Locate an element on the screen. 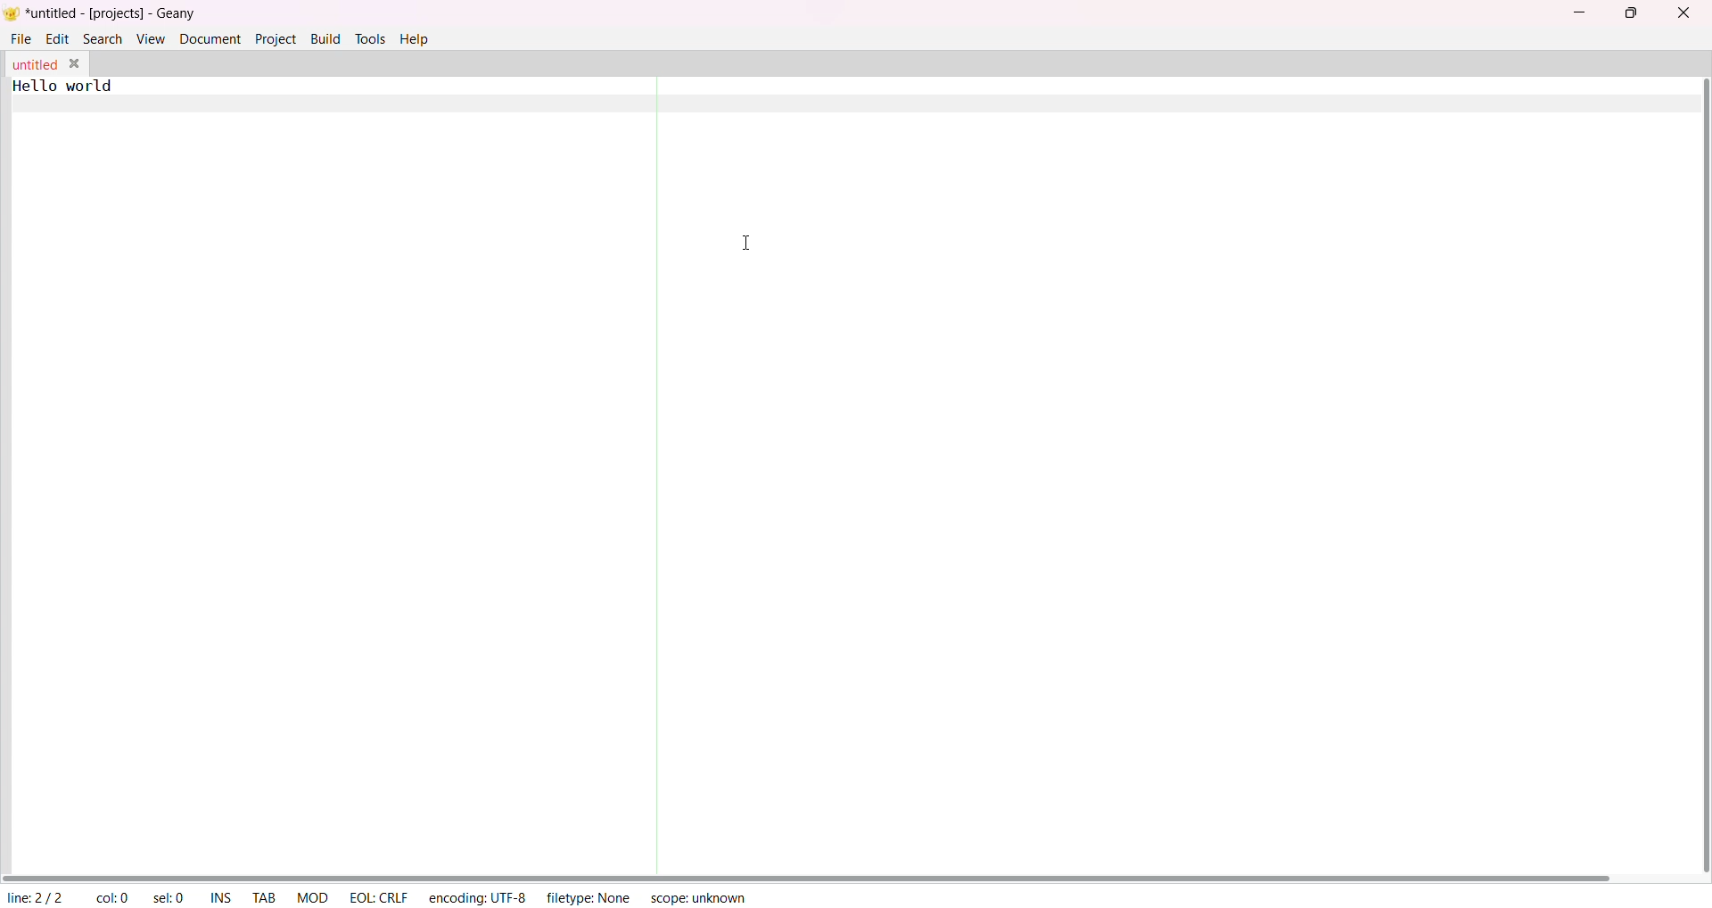  filetype: NONE is located at coordinates (588, 896).